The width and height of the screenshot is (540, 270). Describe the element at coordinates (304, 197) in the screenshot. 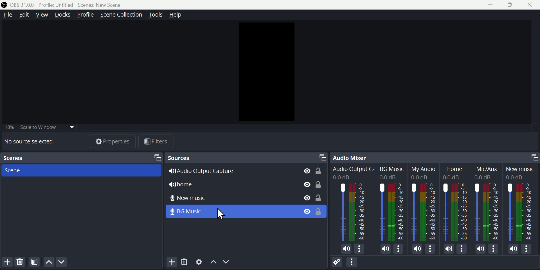

I see `eye` at that location.